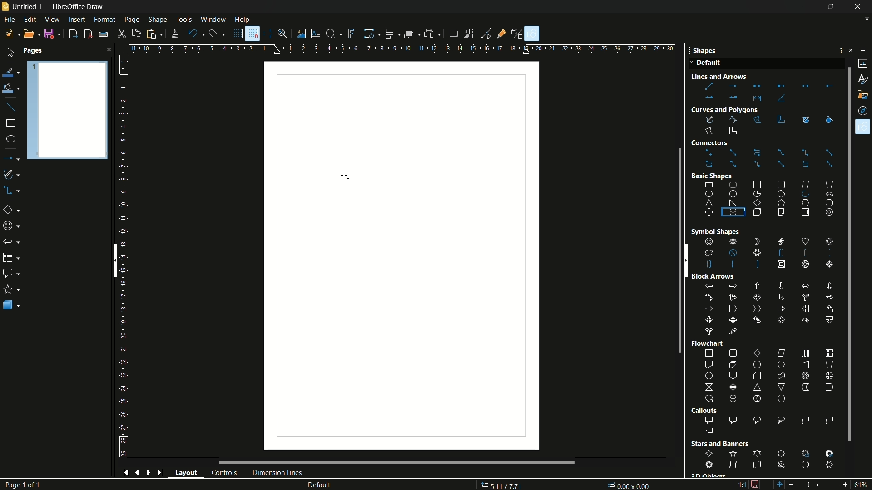  Describe the element at coordinates (252, 34) in the screenshot. I see `snap to grid` at that location.